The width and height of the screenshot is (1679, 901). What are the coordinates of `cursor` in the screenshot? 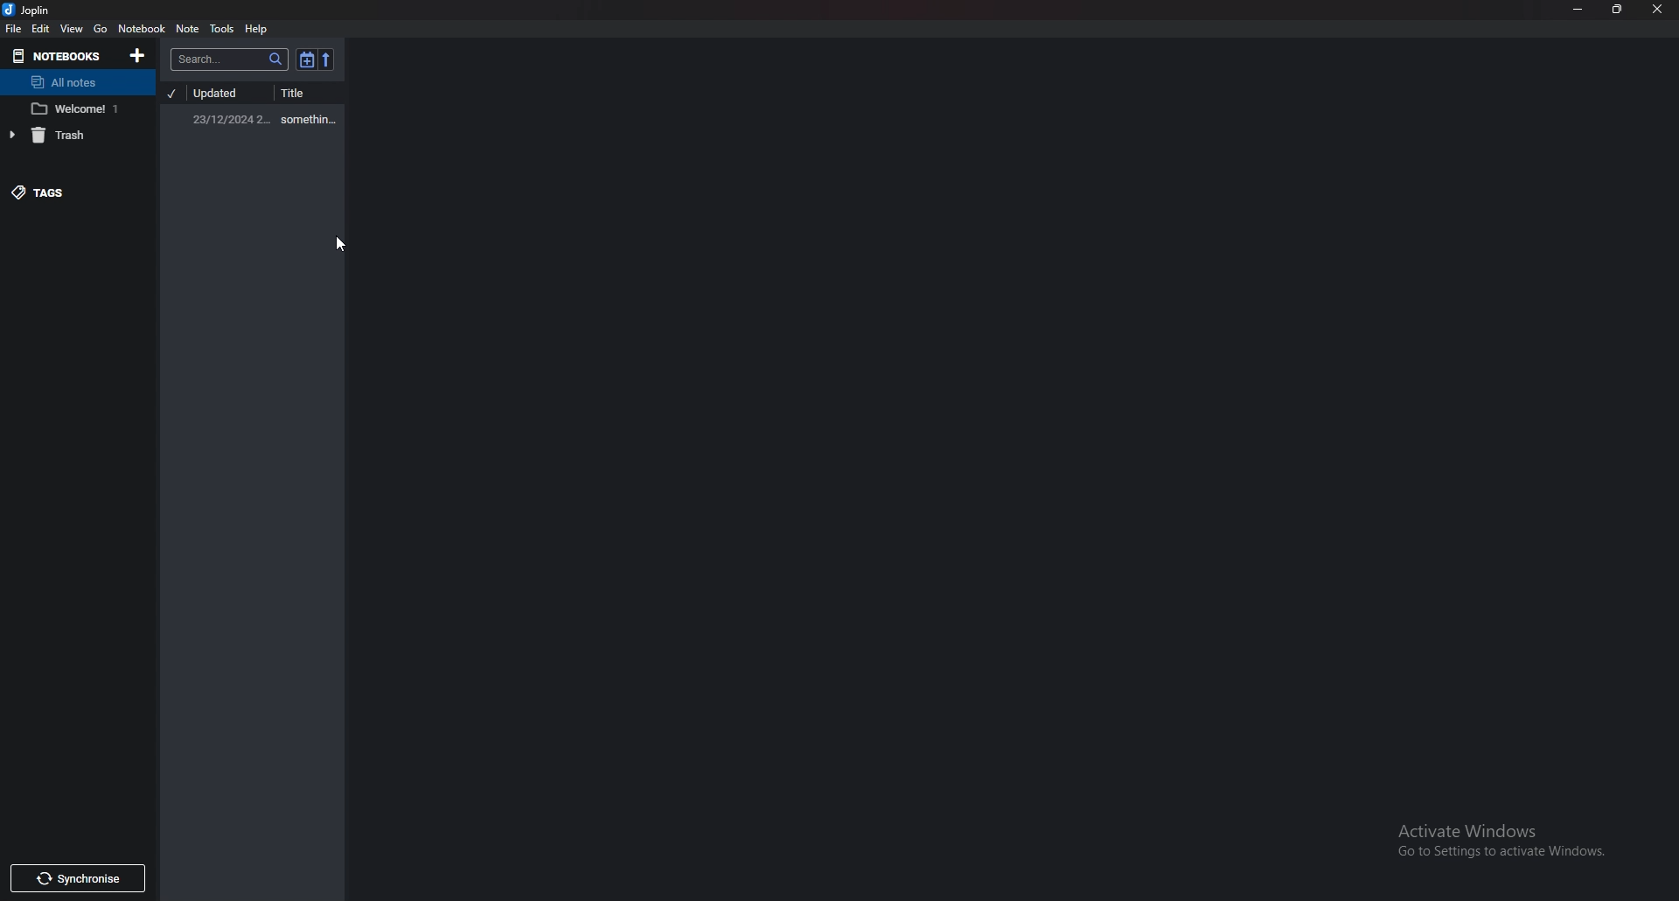 It's located at (338, 243).